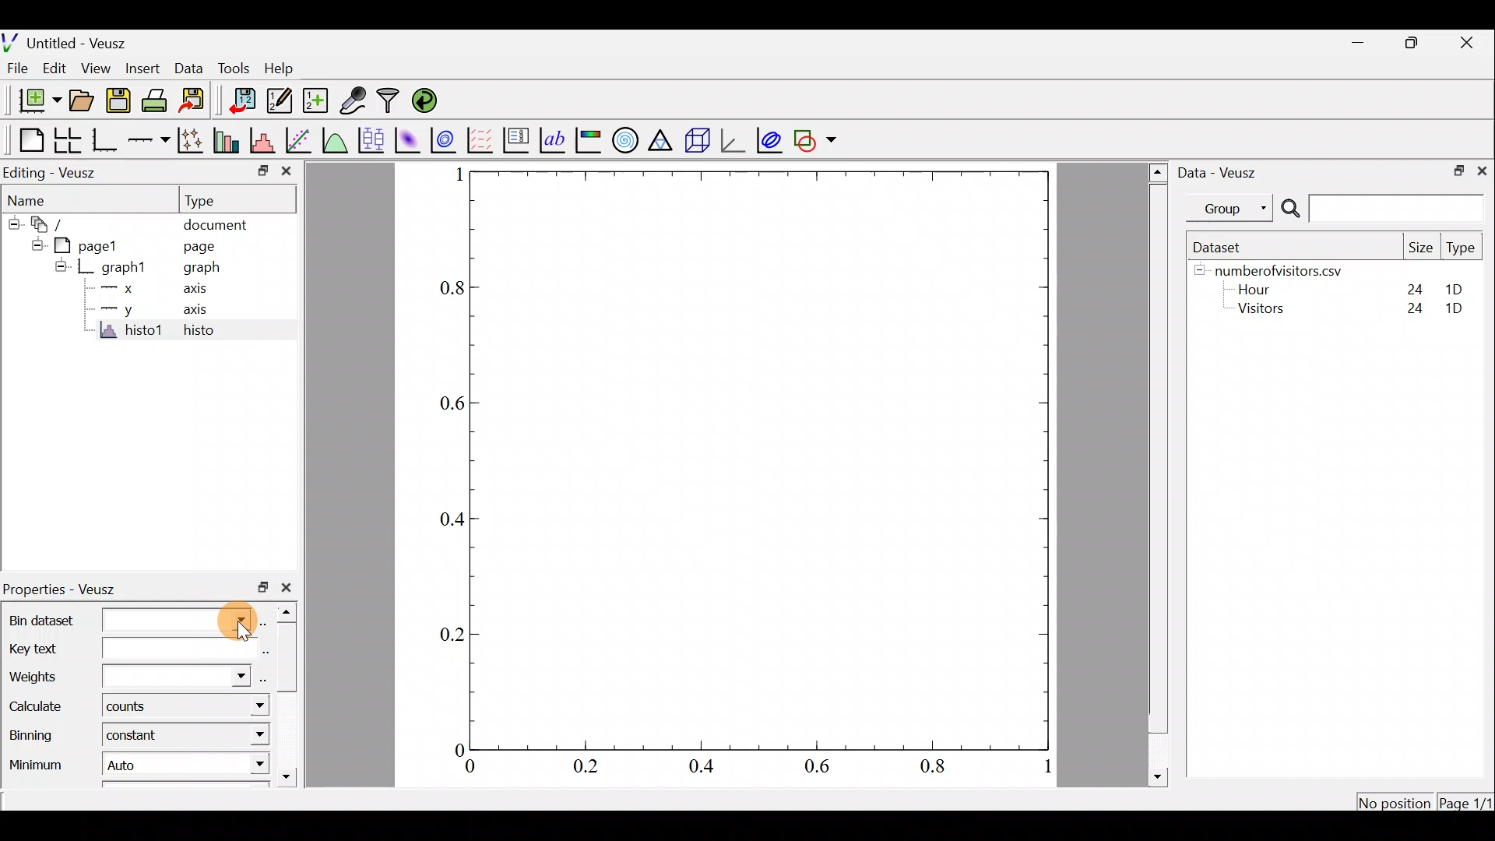 This screenshot has width=1495, height=841. What do you see at coordinates (290, 697) in the screenshot?
I see `scroll bar` at bounding box center [290, 697].